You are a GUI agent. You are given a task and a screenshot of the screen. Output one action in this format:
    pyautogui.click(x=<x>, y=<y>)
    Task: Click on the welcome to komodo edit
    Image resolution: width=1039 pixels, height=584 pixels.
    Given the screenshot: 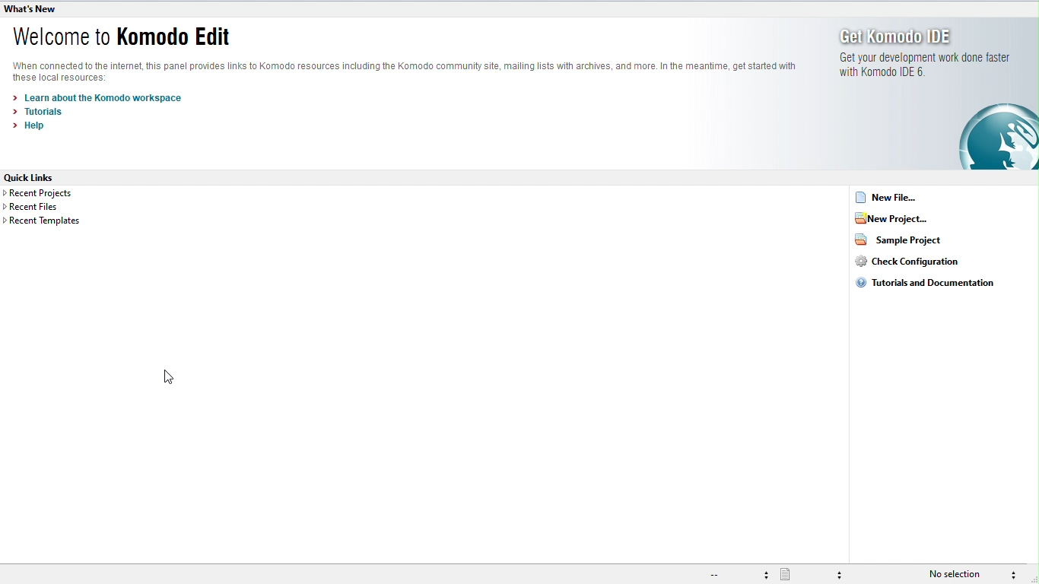 What is the action you would take?
    pyautogui.click(x=128, y=36)
    